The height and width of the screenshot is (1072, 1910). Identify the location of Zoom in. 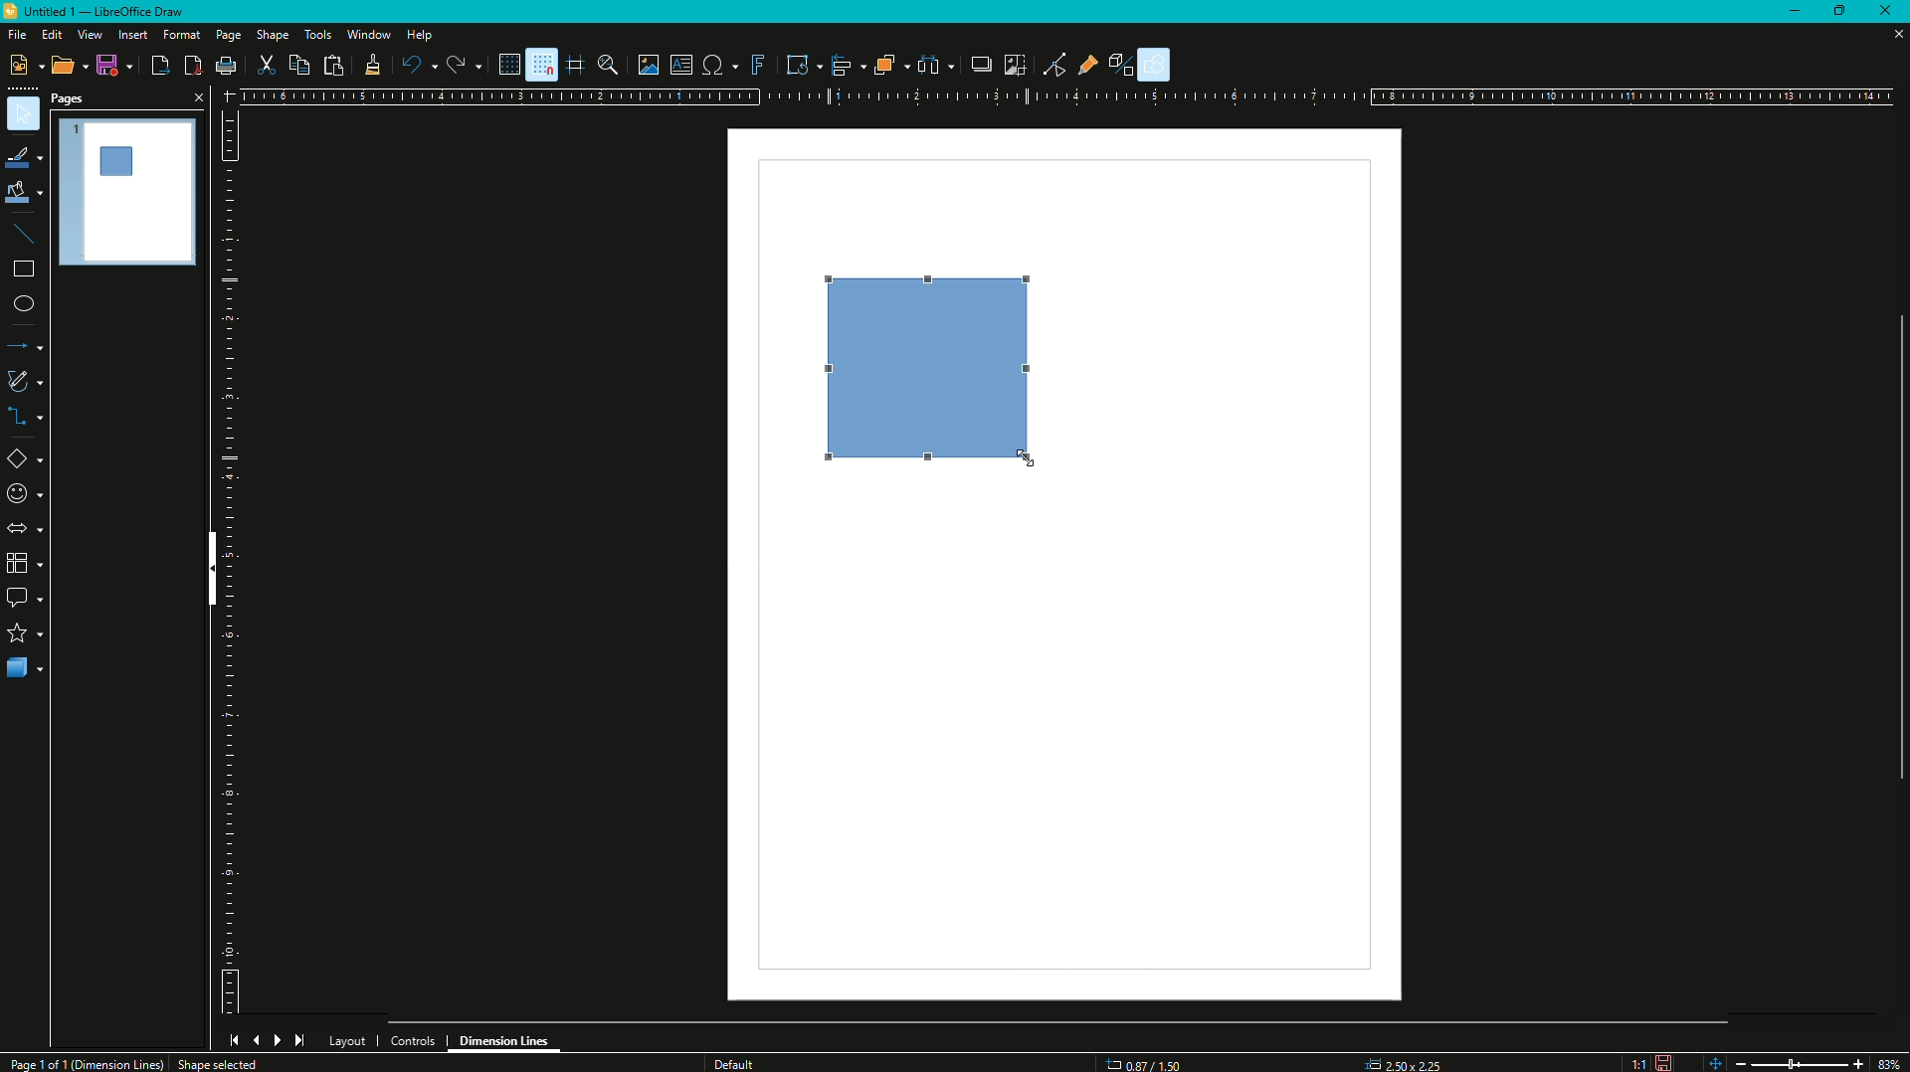
(1857, 1063).